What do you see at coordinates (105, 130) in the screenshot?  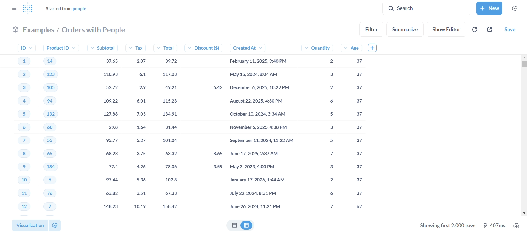 I see `subtotal` at bounding box center [105, 130].